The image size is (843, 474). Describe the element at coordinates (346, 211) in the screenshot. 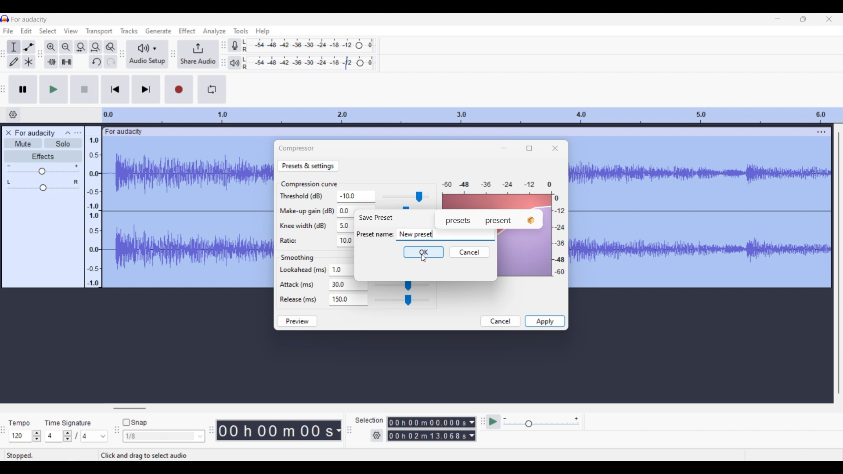

I see `Text box for make up gain` at that location.